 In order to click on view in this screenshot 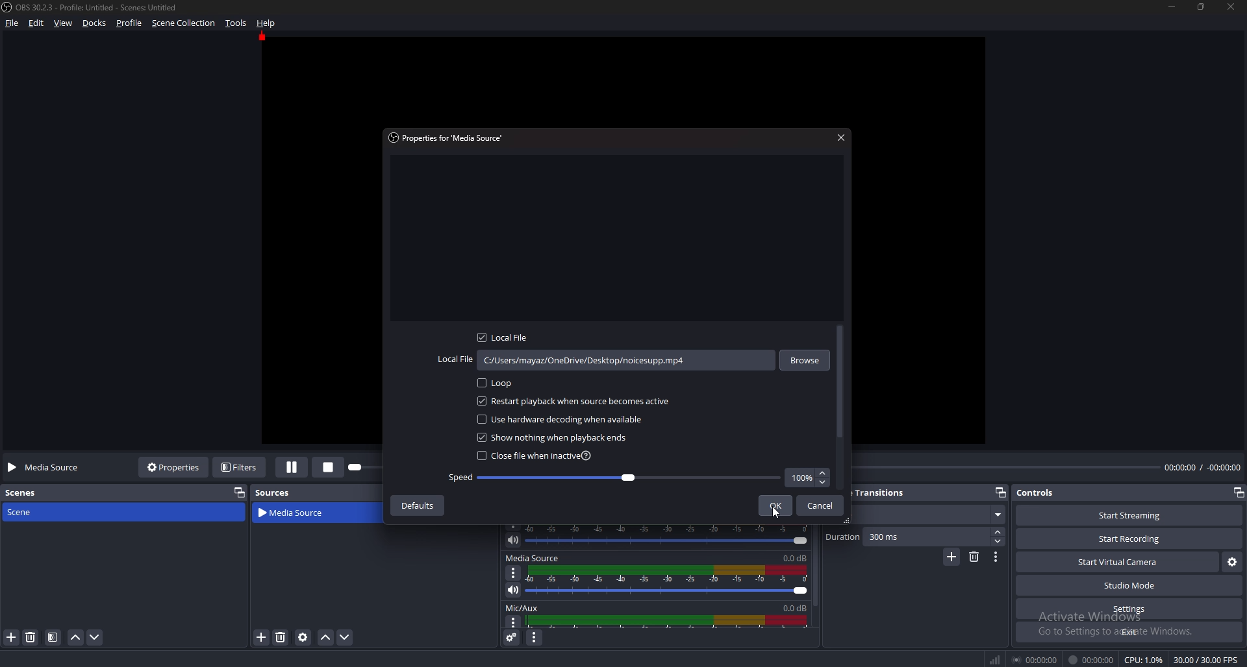, I will do `click(64, 24)`.